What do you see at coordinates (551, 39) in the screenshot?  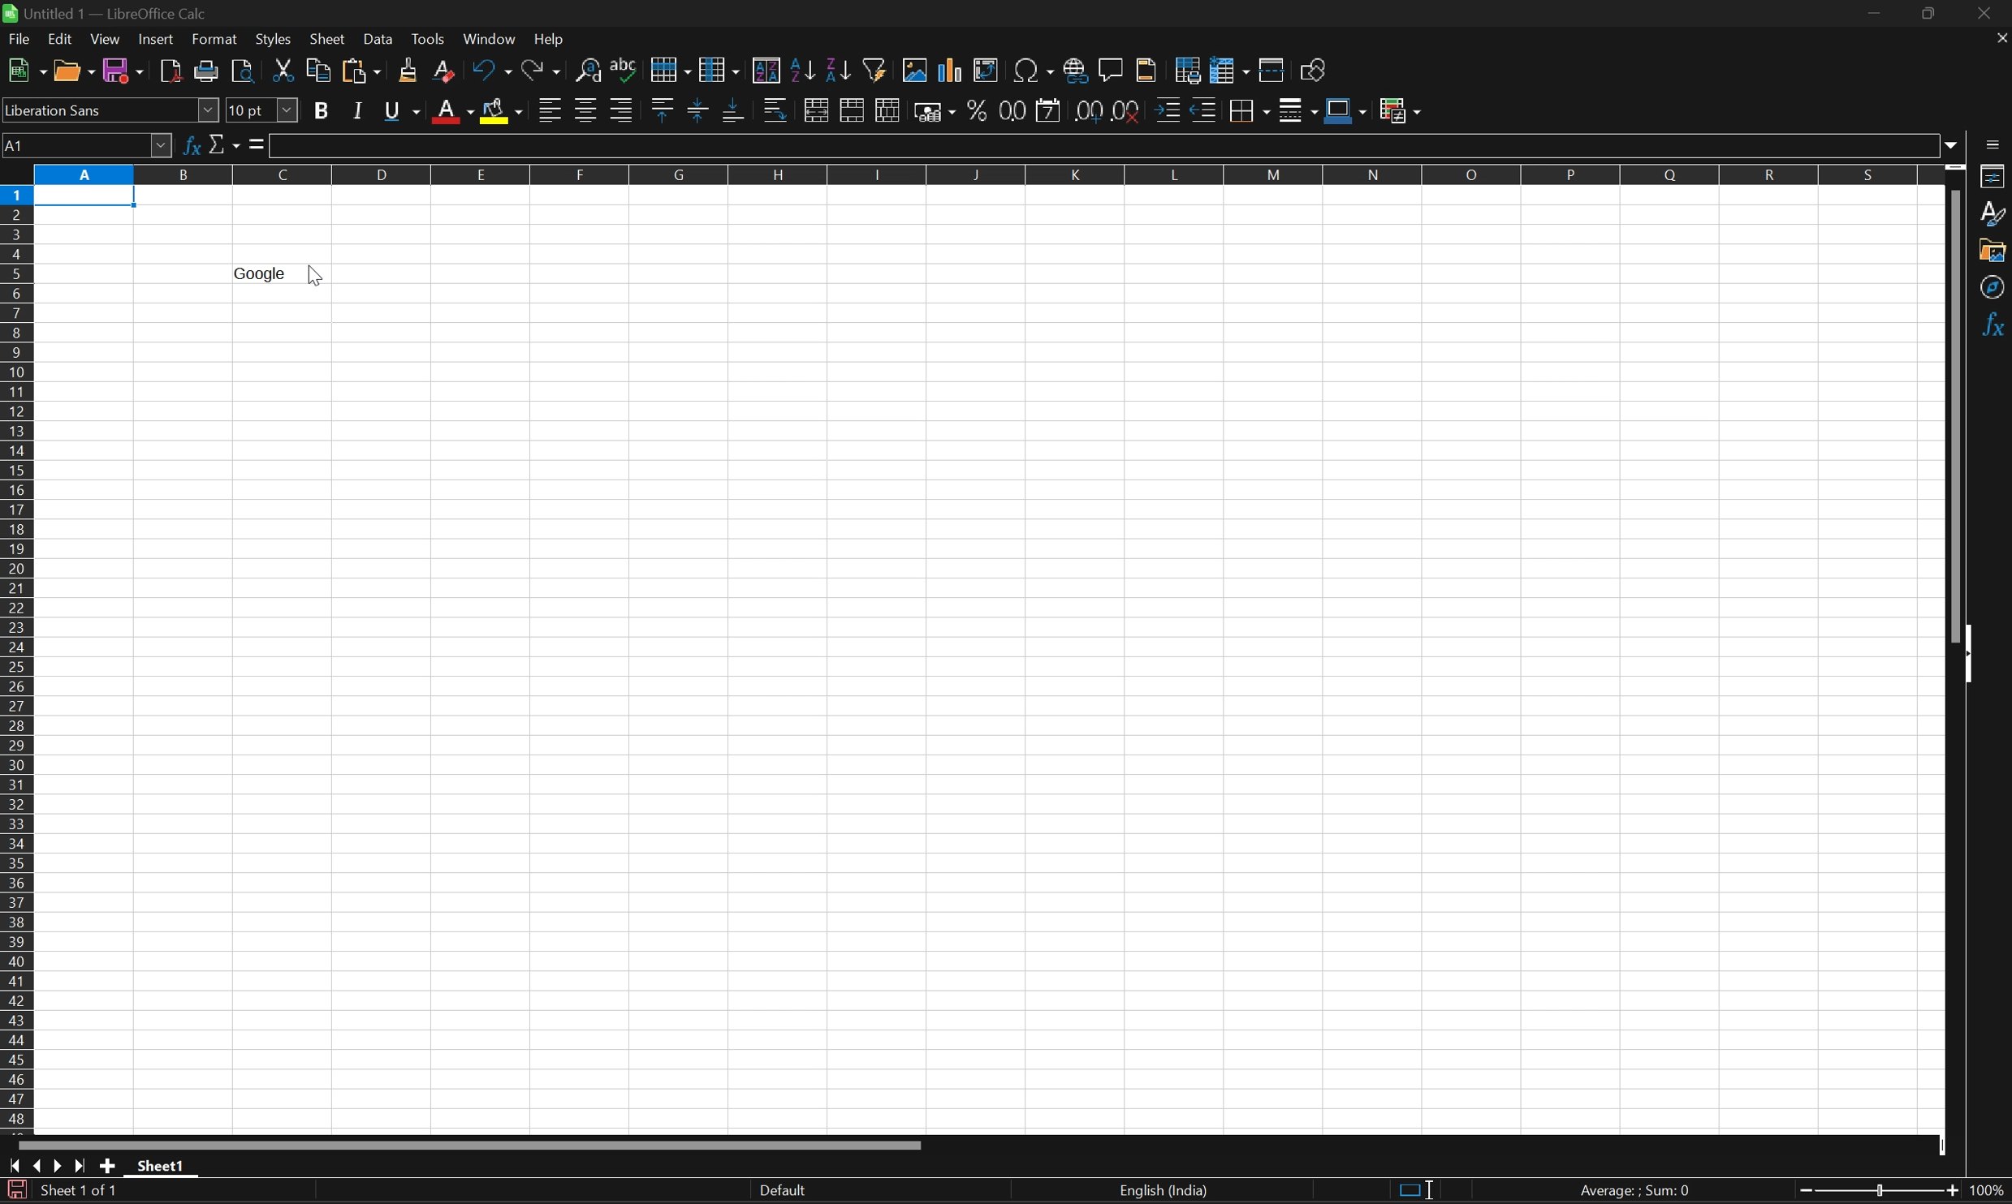 I see `Help` at bounding box center [551, 39].